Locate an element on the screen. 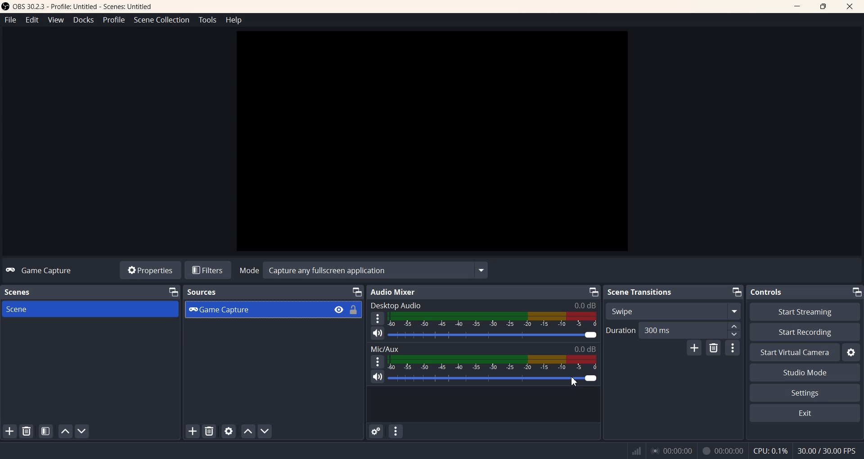  Scene is located at coordinates (90, 310).